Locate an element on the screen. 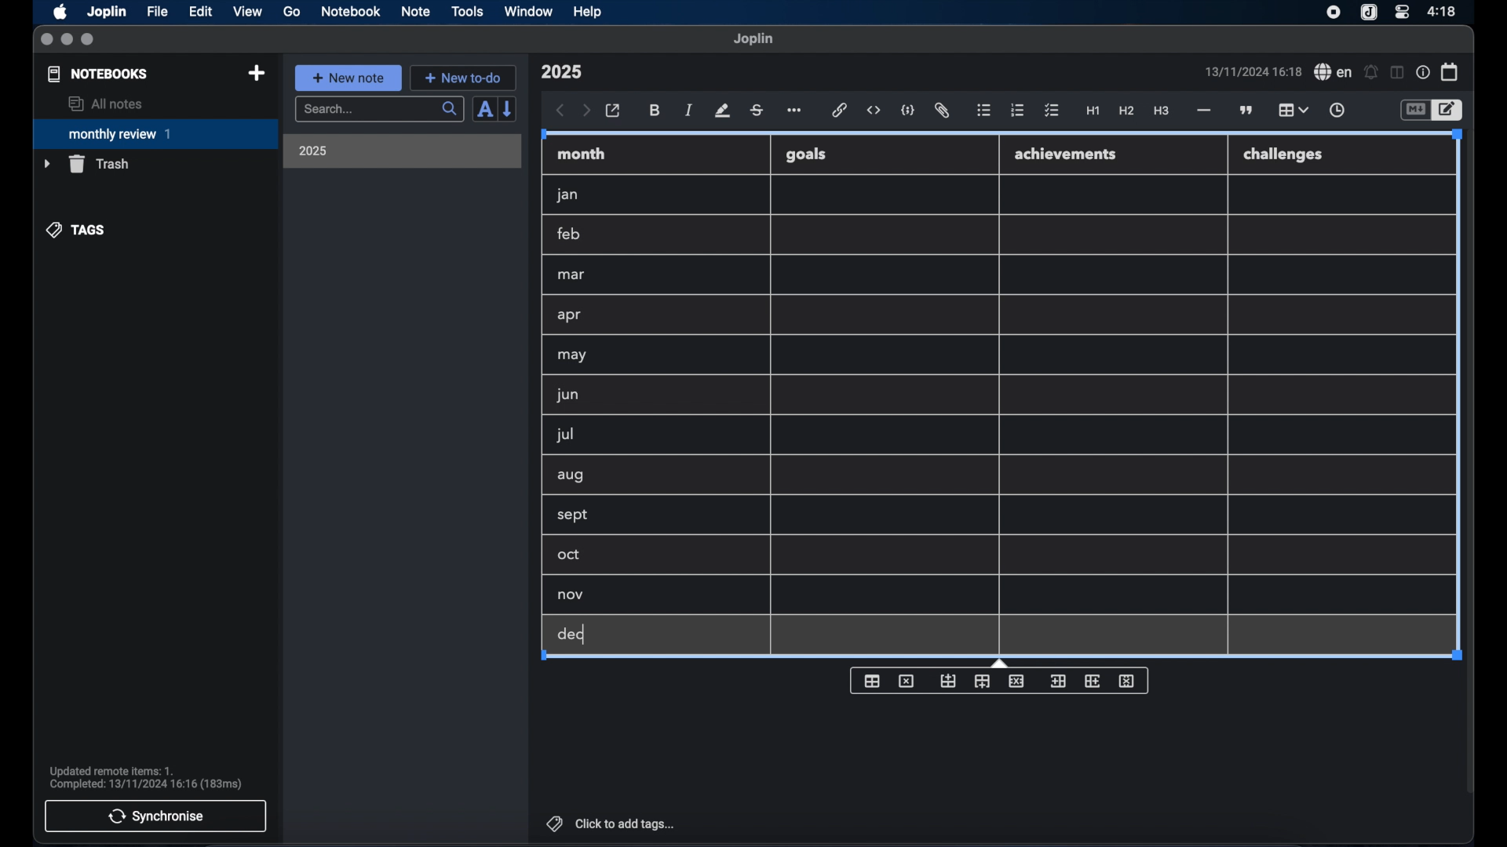 This screenshot has width=1507, height=847. block quotes is located at coordinates (1247, 111).